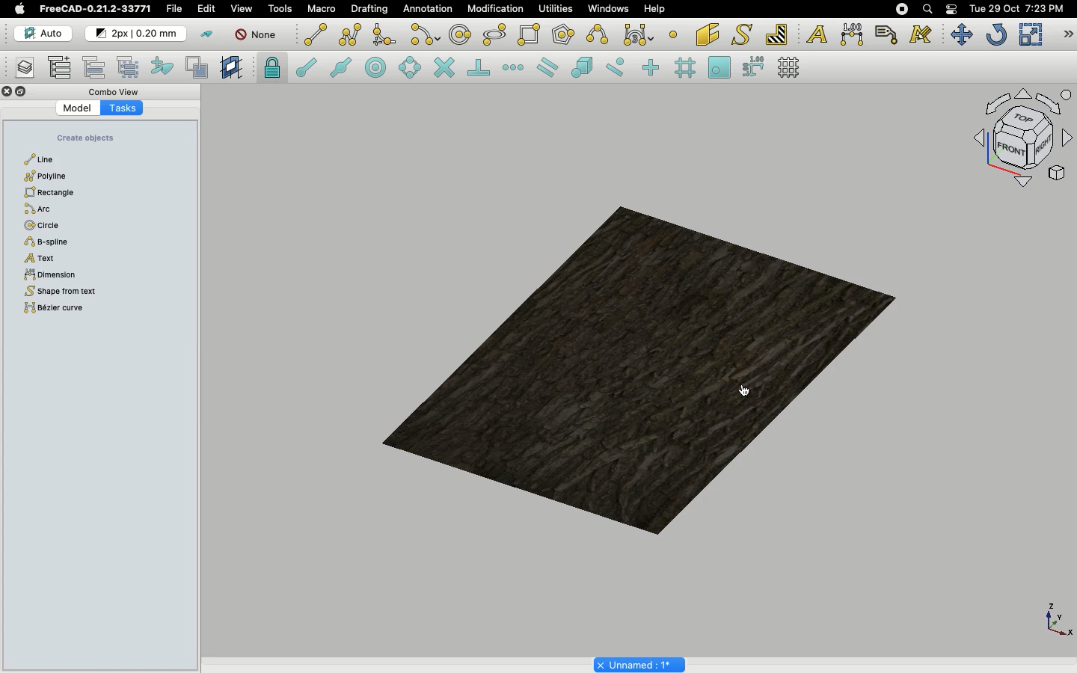 The height and width of the screenshot is (673, 1077). What do you see at coordinates (49, 192) in the screenshot?
I see `Rectangle` at bounding box center [49, 192].